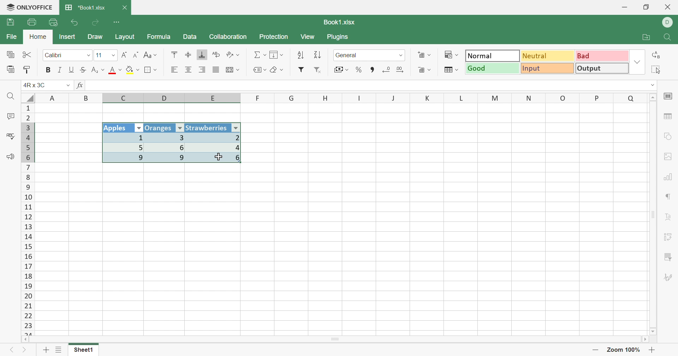 This screenshot has width=678, height=356. I want to click on F, so click(258, 98).